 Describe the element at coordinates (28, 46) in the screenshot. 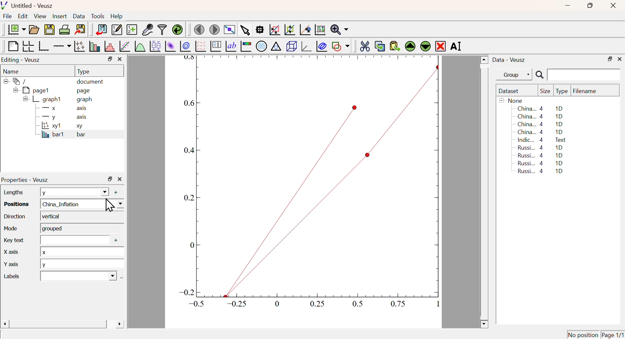

I see `Arrange graph in grid` at that location.